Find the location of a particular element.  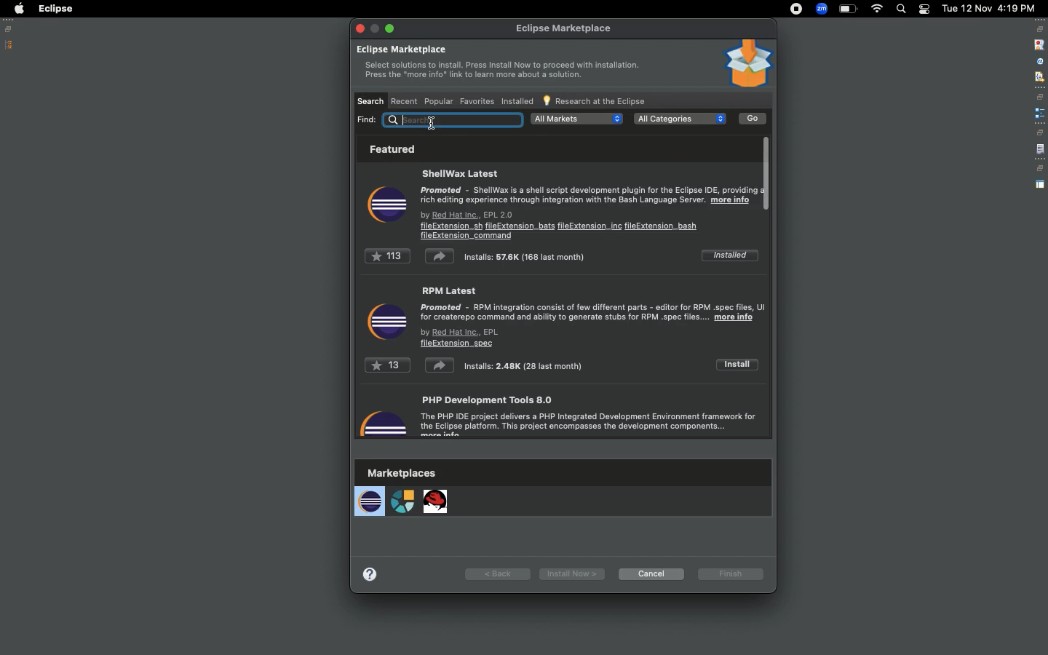

Recording is located at coordinates (796, 10).